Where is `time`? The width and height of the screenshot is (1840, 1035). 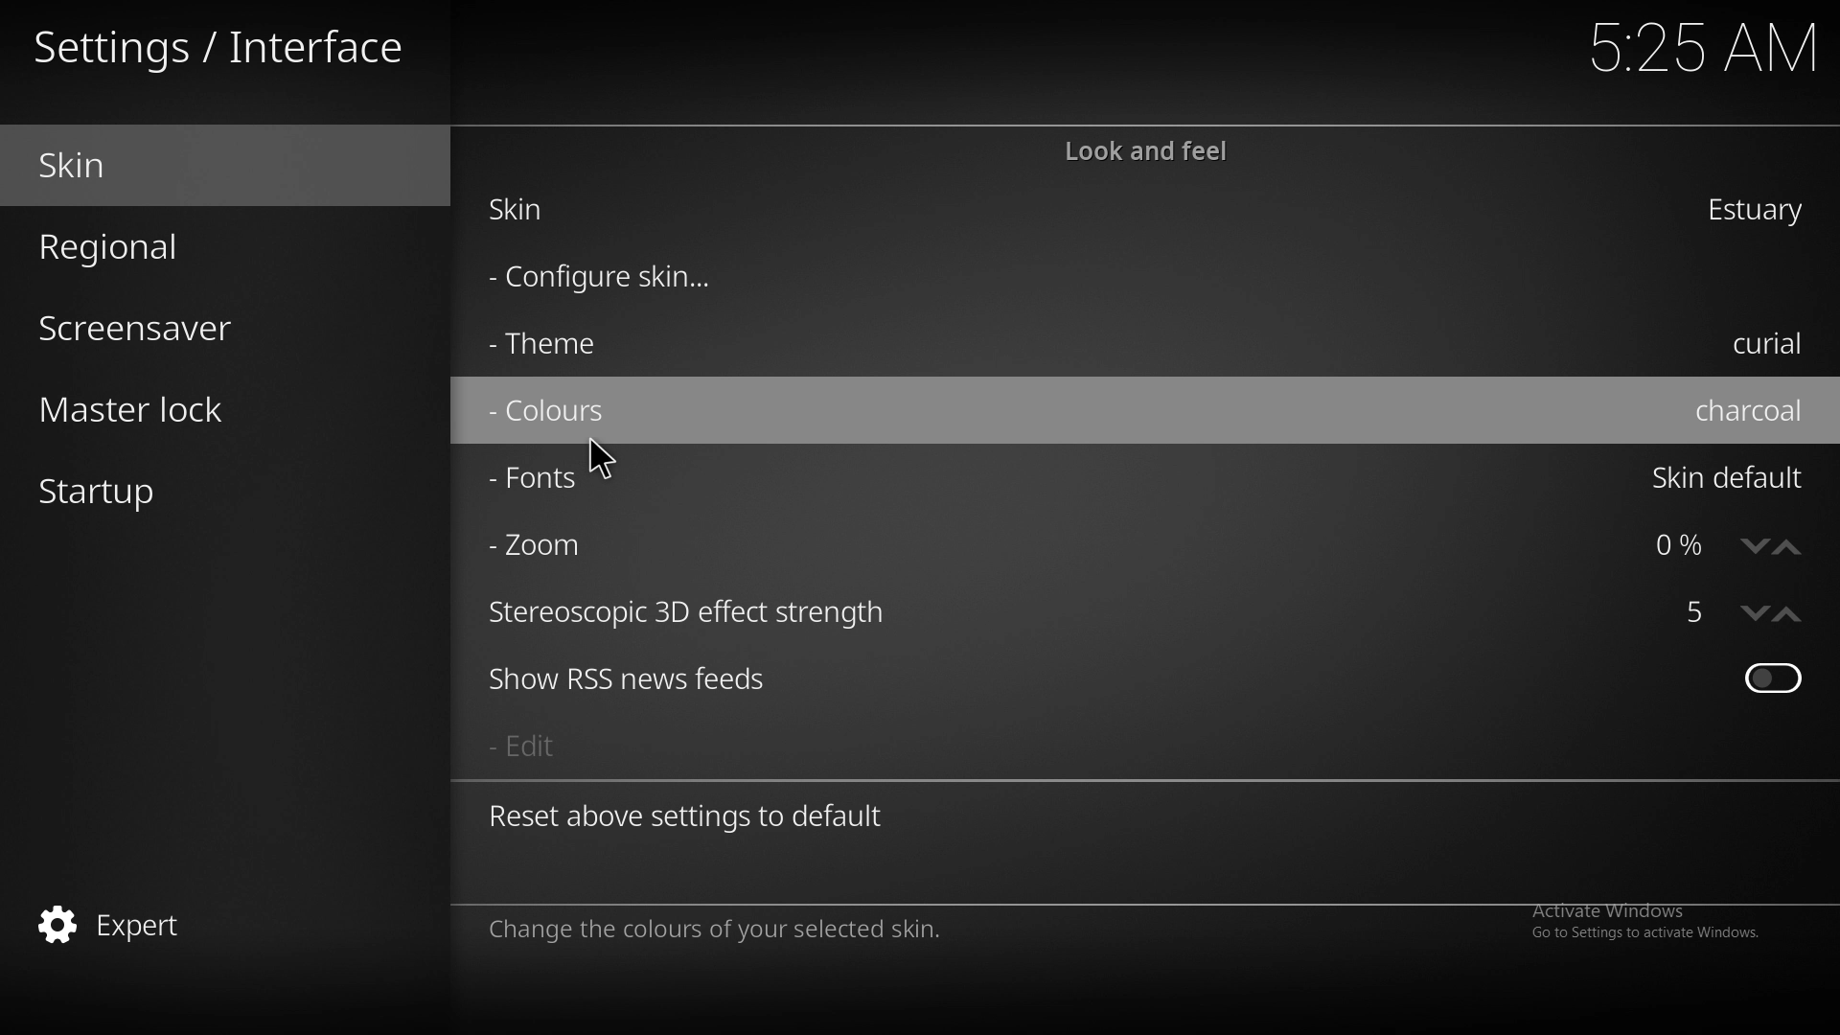
time is located at coordinates (1683, 47).